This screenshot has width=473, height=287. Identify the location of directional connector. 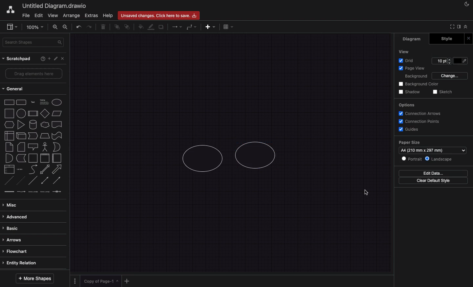
(57, 181).